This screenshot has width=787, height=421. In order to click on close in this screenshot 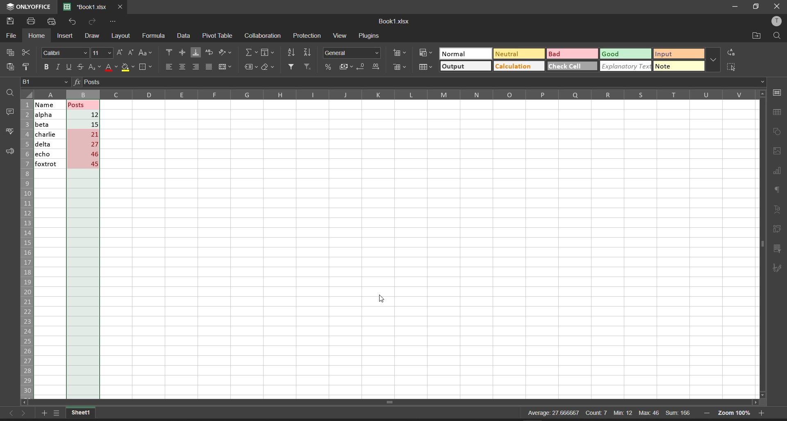, I will do `click(779, 6)`.